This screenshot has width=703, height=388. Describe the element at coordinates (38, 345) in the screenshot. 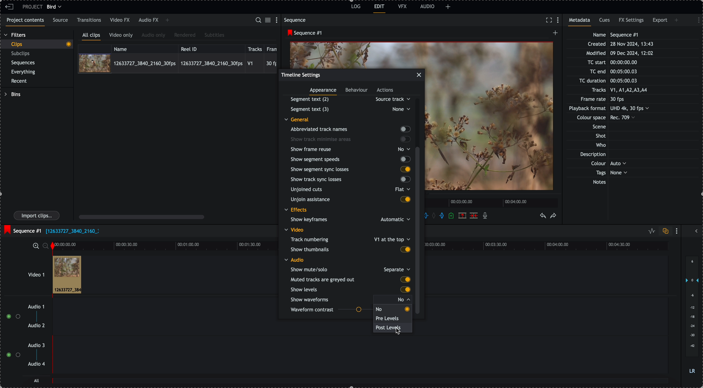

I see `audio 3` at that location.